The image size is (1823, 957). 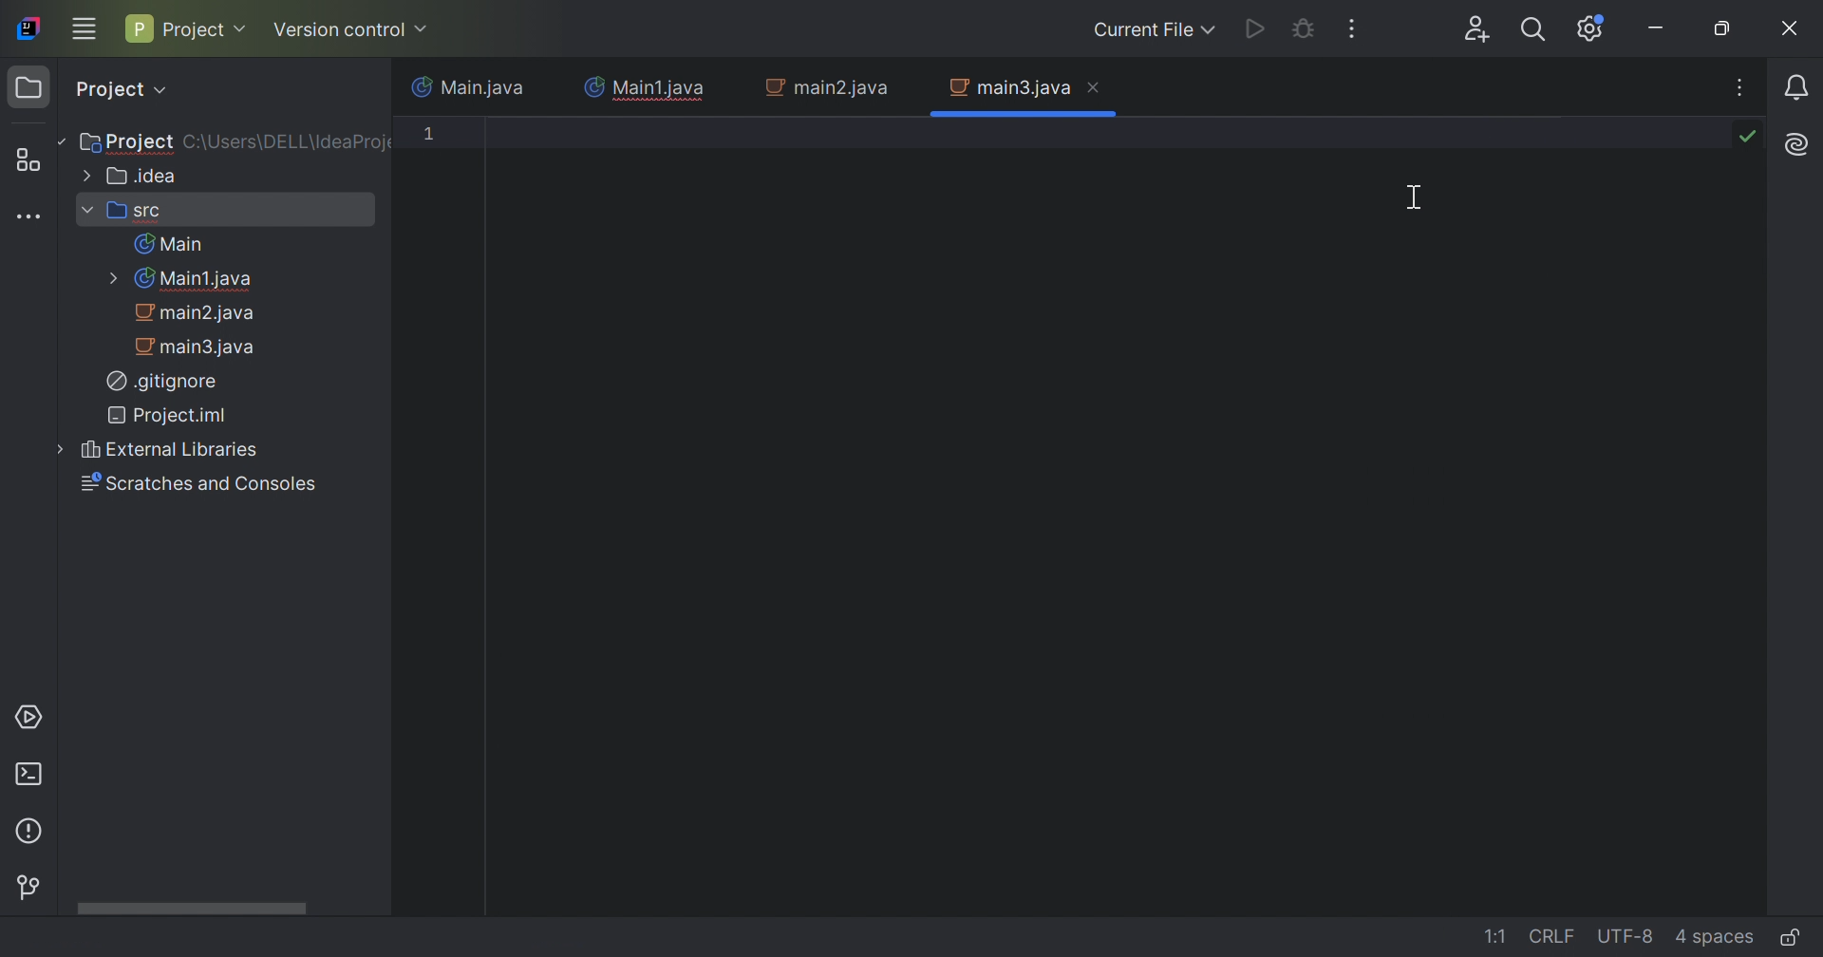 What do you see at coordinates (122, 90) in the screenshot?
I see `Project` at bounding box center [122, 90].